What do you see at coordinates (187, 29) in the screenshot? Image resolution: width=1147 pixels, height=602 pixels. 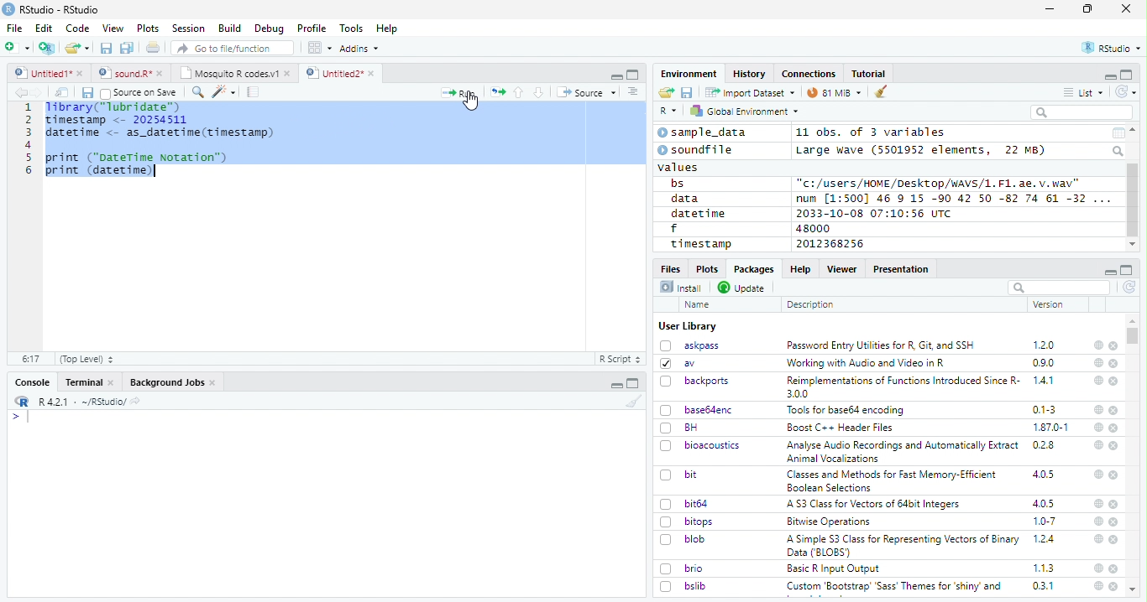 I see `Session` at bounding box center [187, 29].